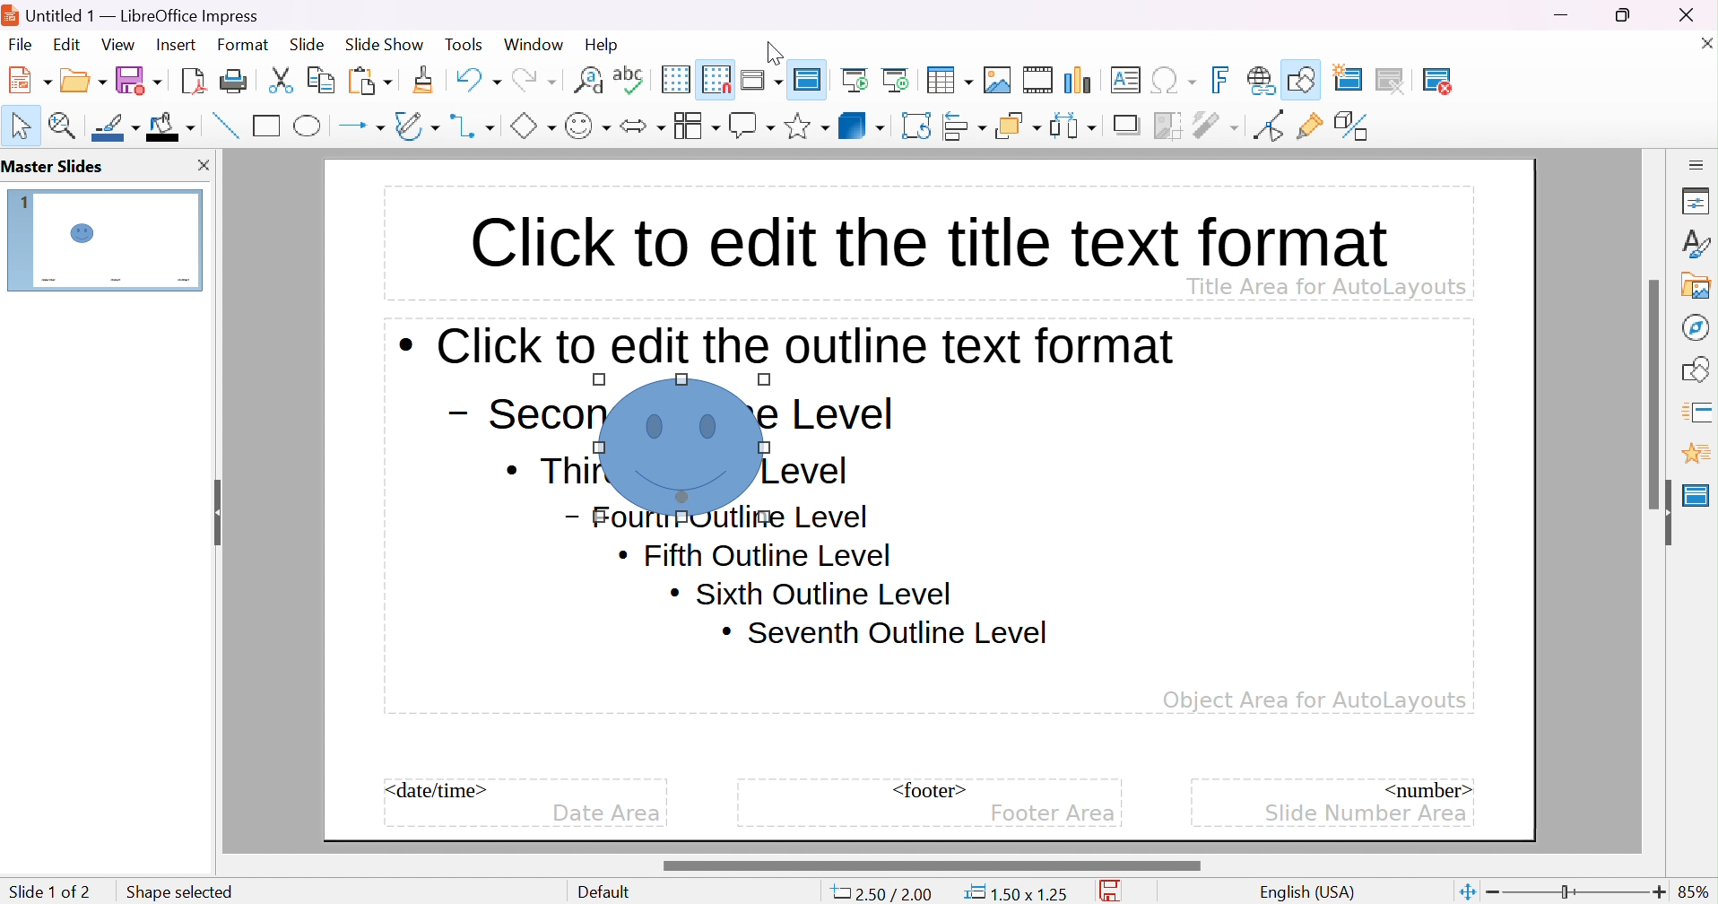 The height and width of the screenshot is (904, 1718). Describe the element at coordinates (1315, 700) in the screenshot. I see `object area for autolayouts` at that location.